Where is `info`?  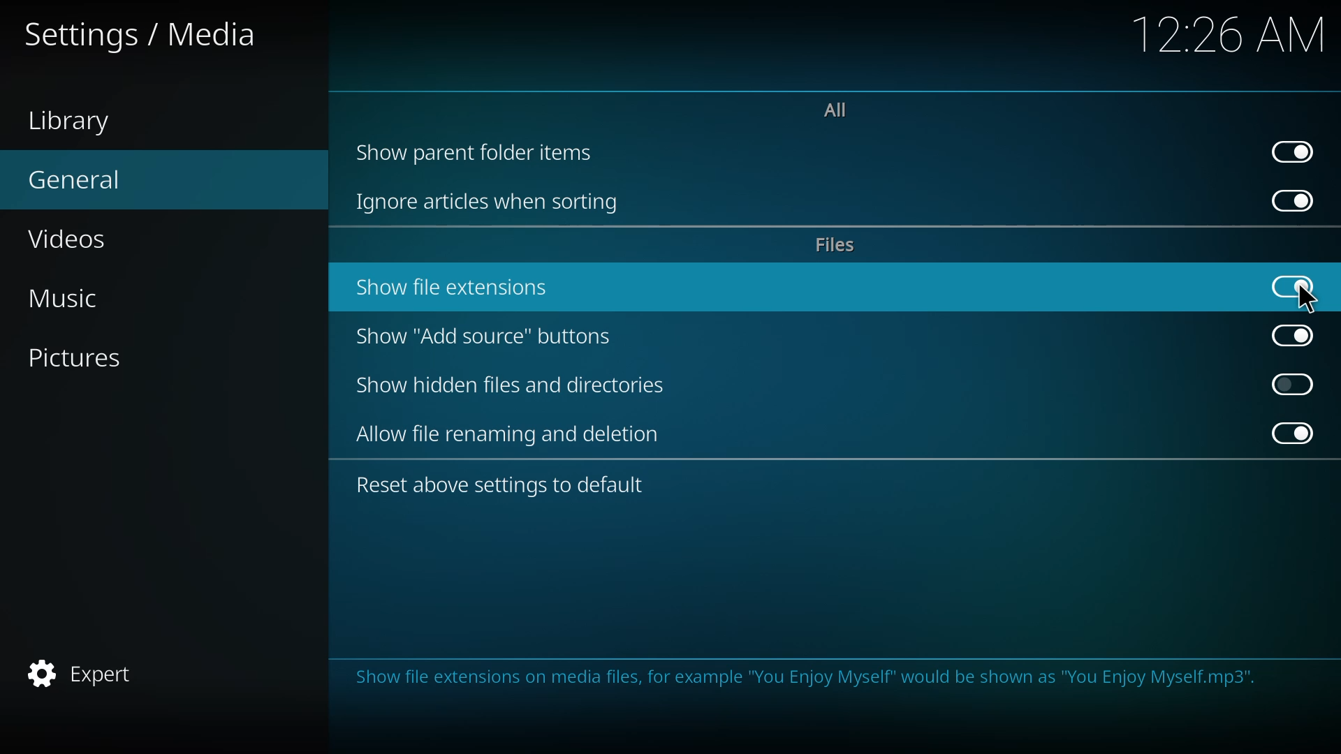
info is located at coordinates (803, 679).